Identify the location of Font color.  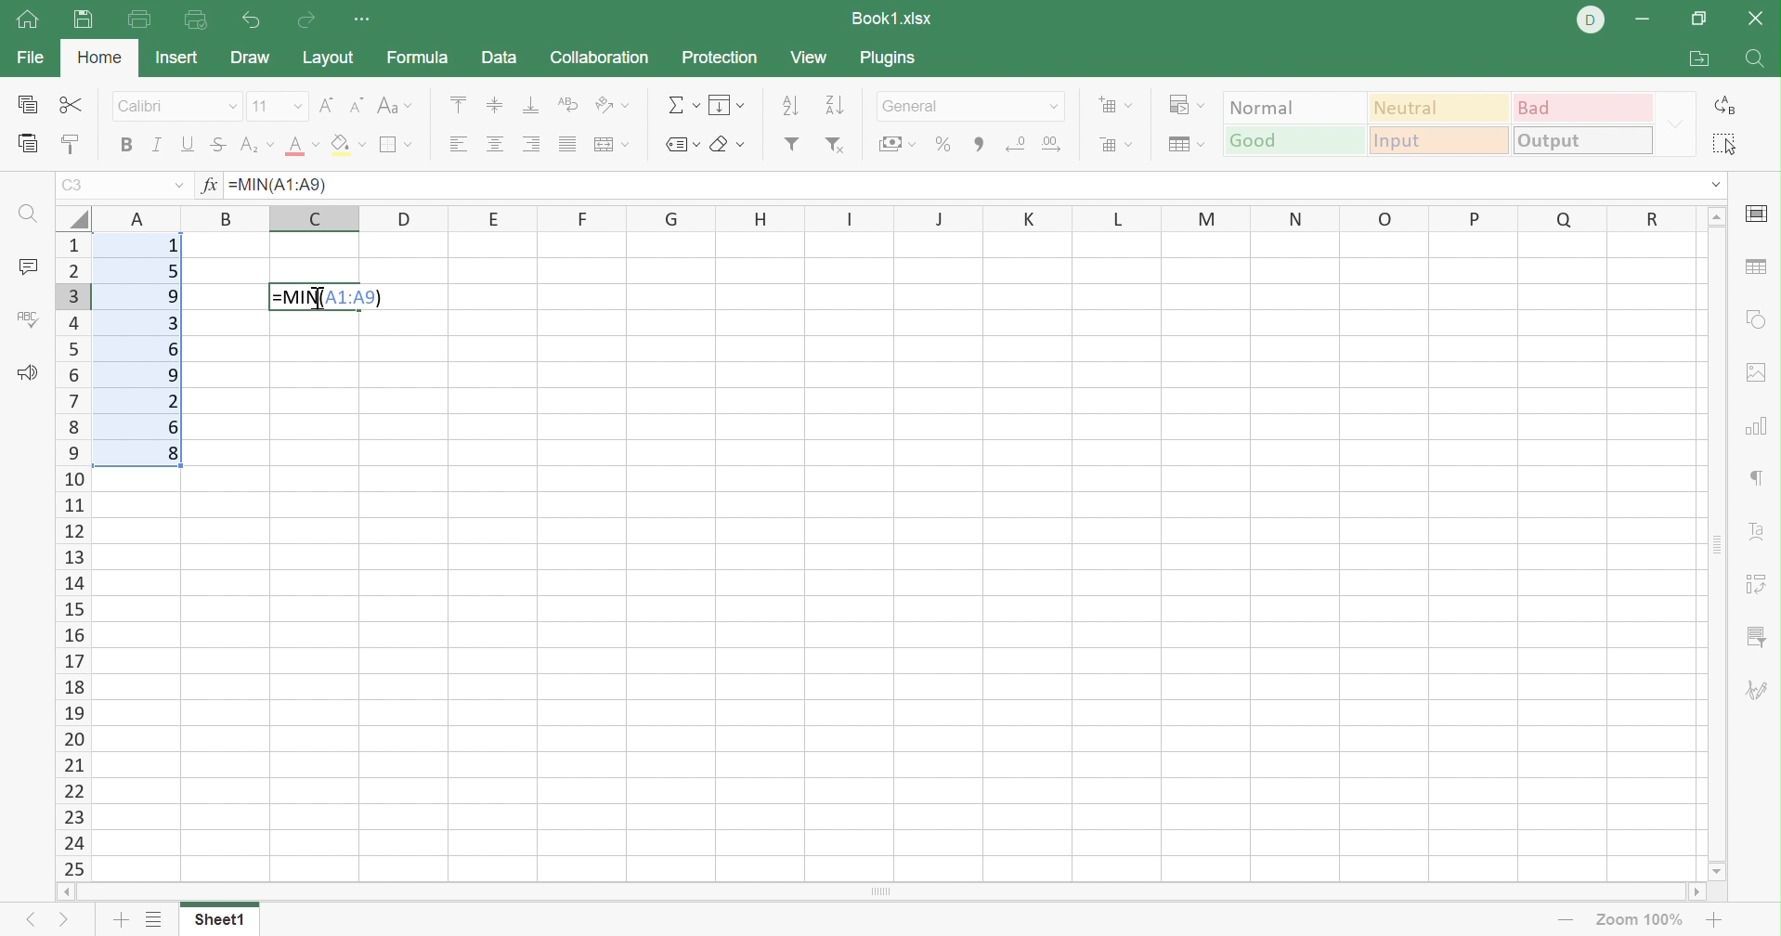
(304, 149).